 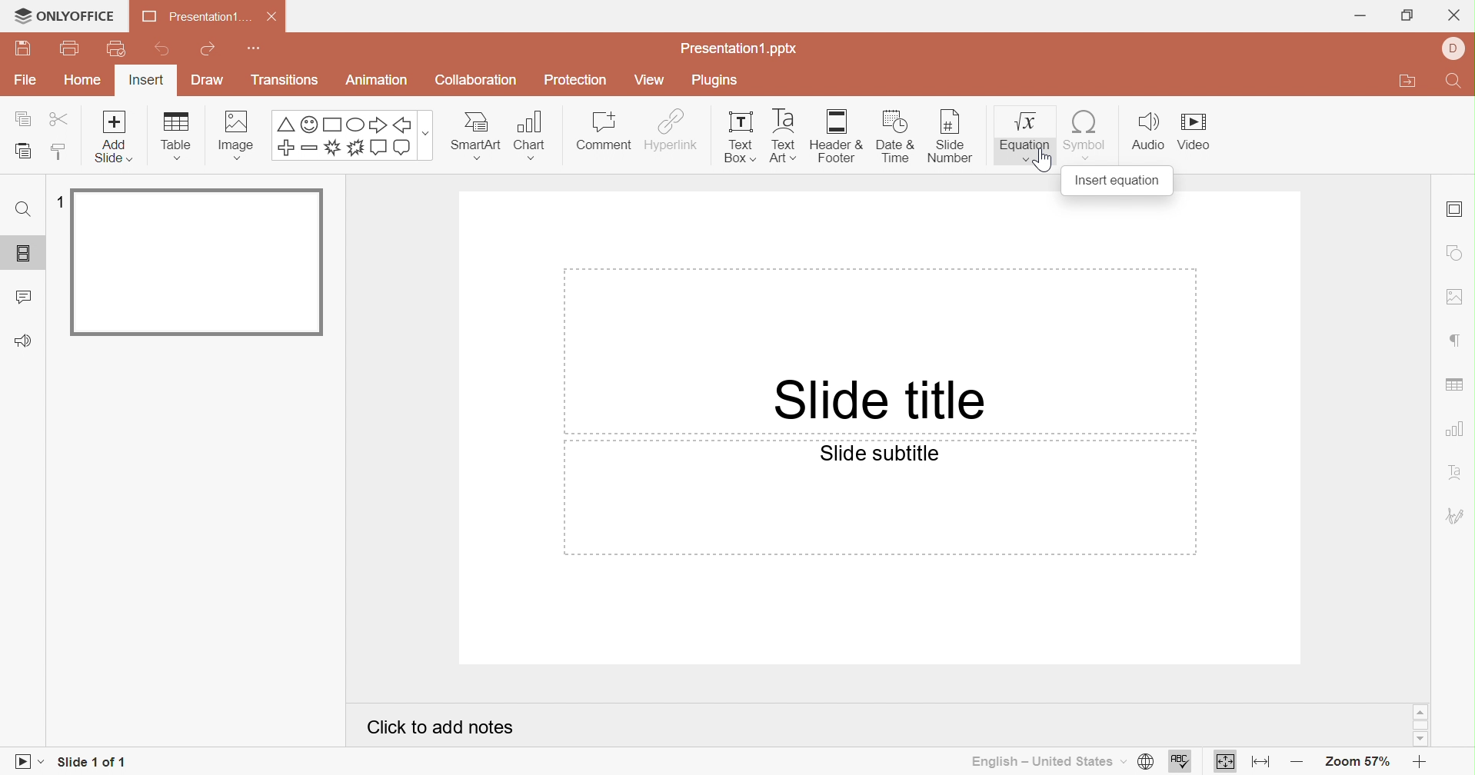 What do you see at coordinates (897, 135) in the screenshot?
I see `Date & Time` at bounding box center [897, 135].